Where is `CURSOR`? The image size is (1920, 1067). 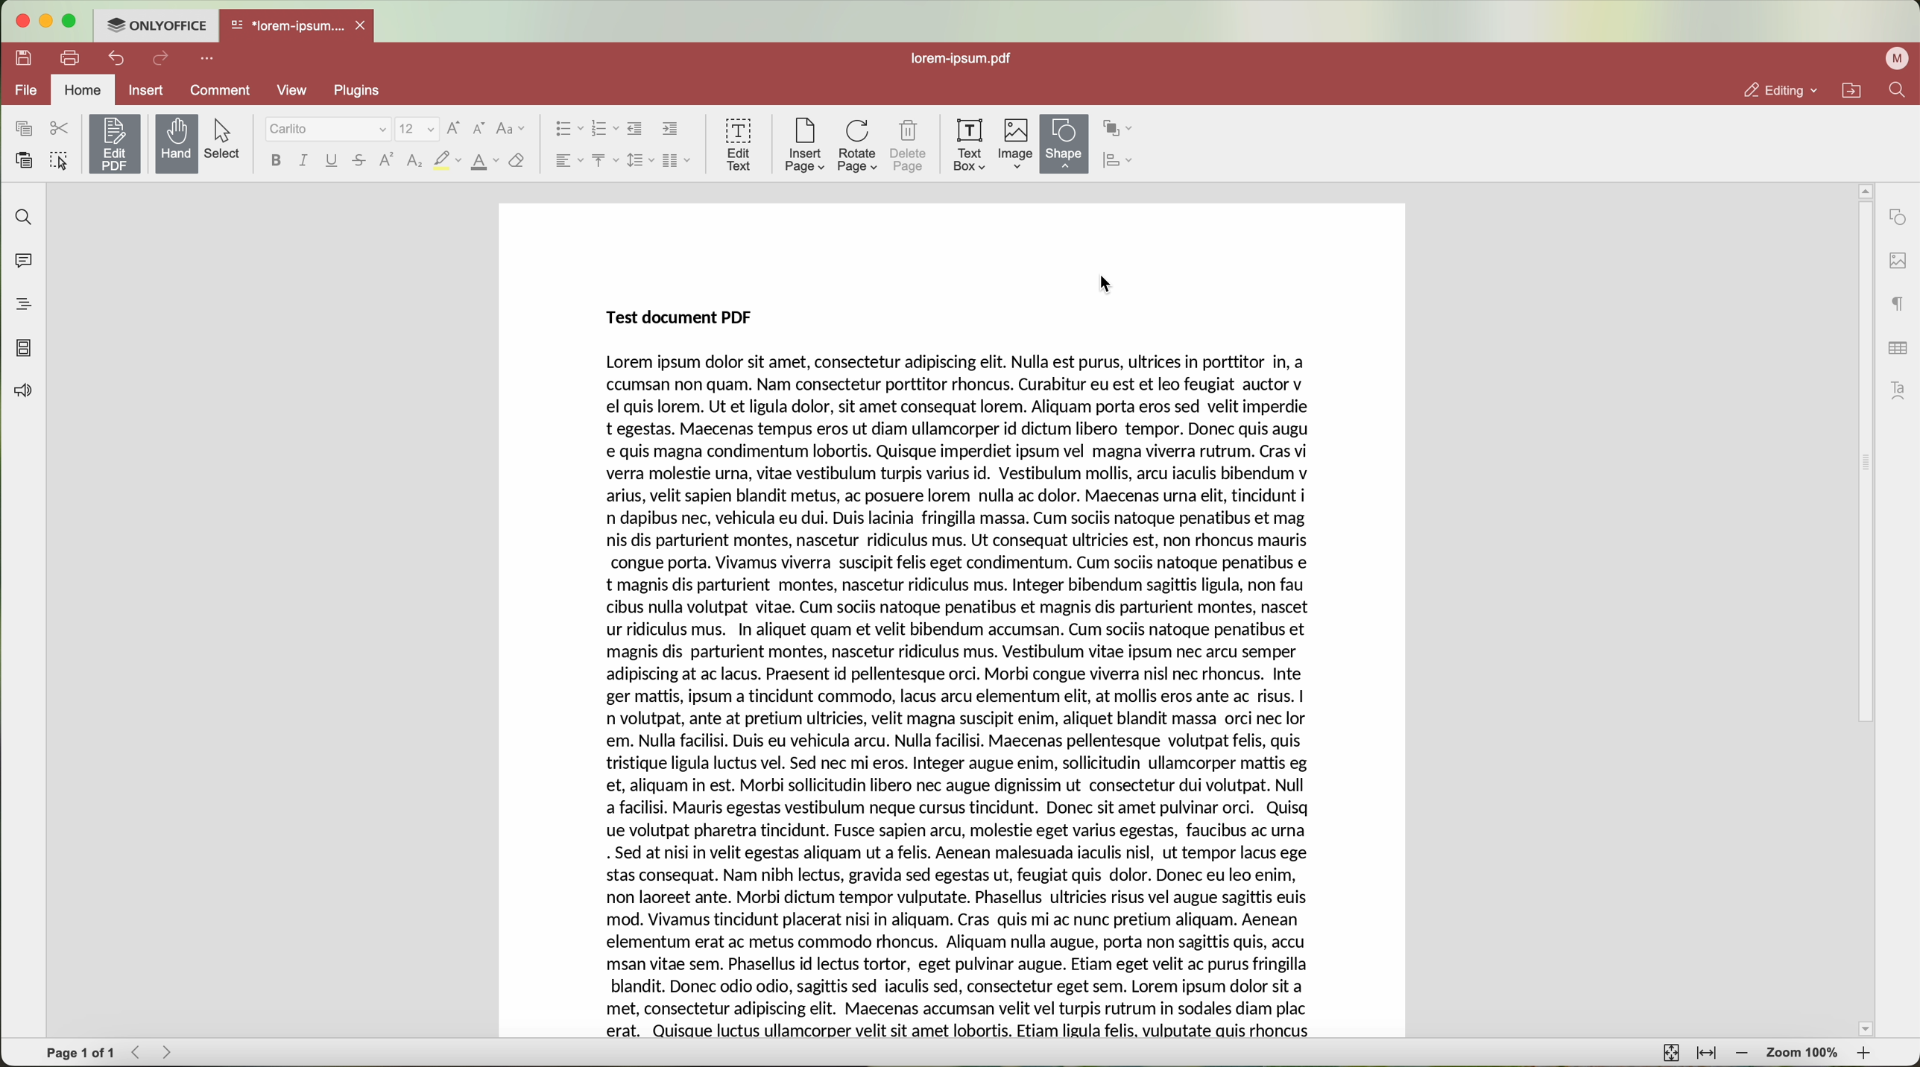 CURSOR is located at coordinates (1104, 285).